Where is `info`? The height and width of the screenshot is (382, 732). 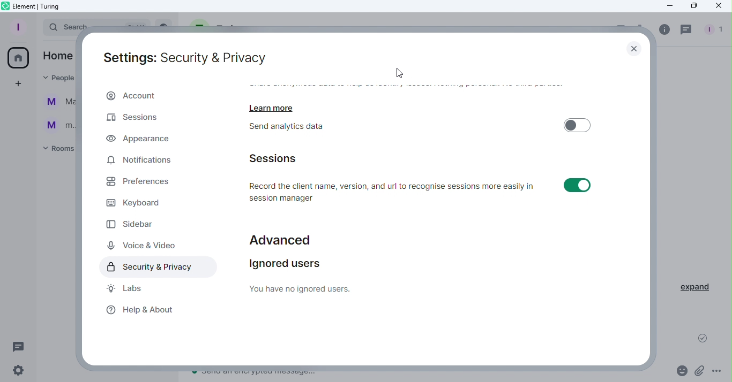
info is located at coordinates (662, 29).